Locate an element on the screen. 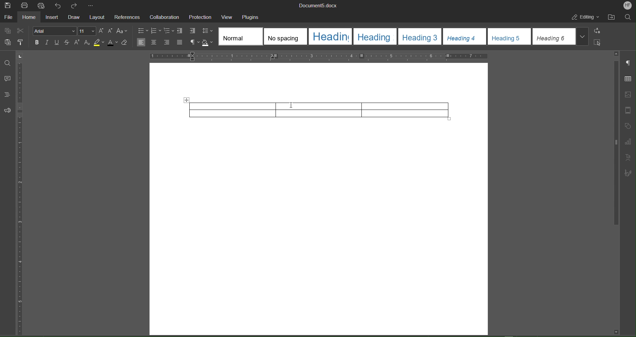 The image size is (636, 337). Move table is located at coordinates (186, 100).